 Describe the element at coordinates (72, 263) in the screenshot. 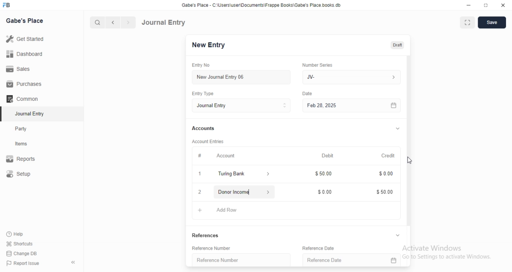

I see `hide` at that location.